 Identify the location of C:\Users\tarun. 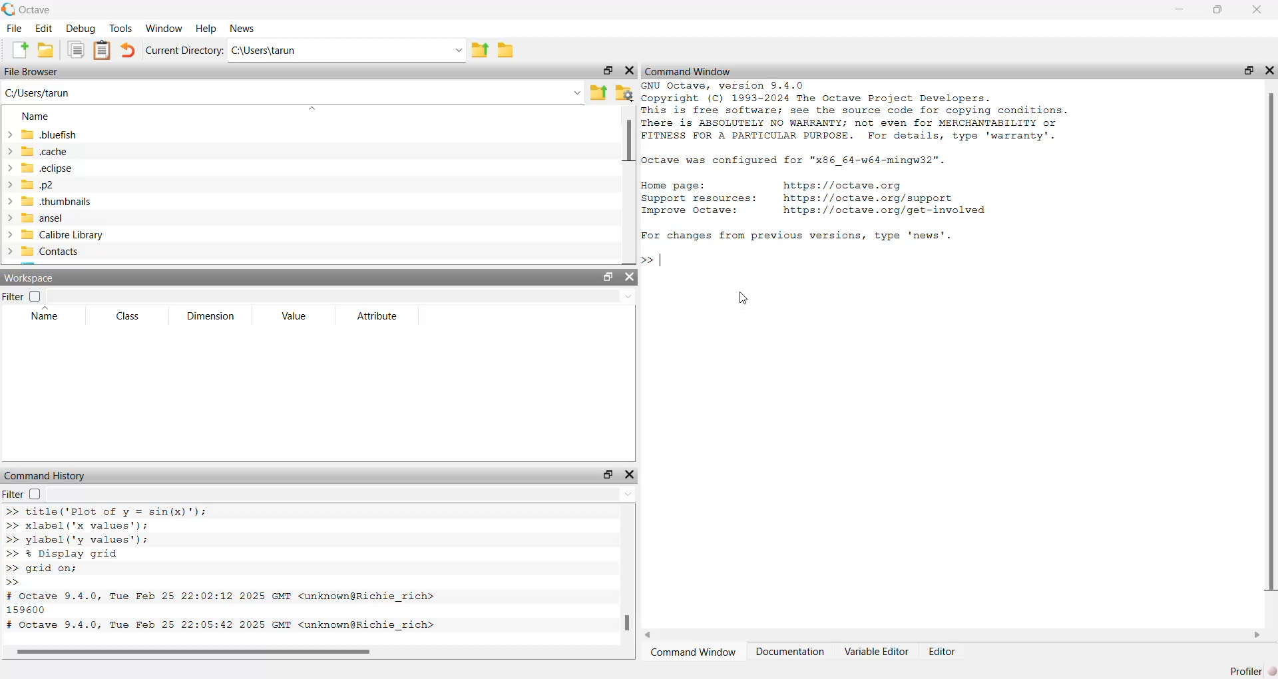
(347, 50).